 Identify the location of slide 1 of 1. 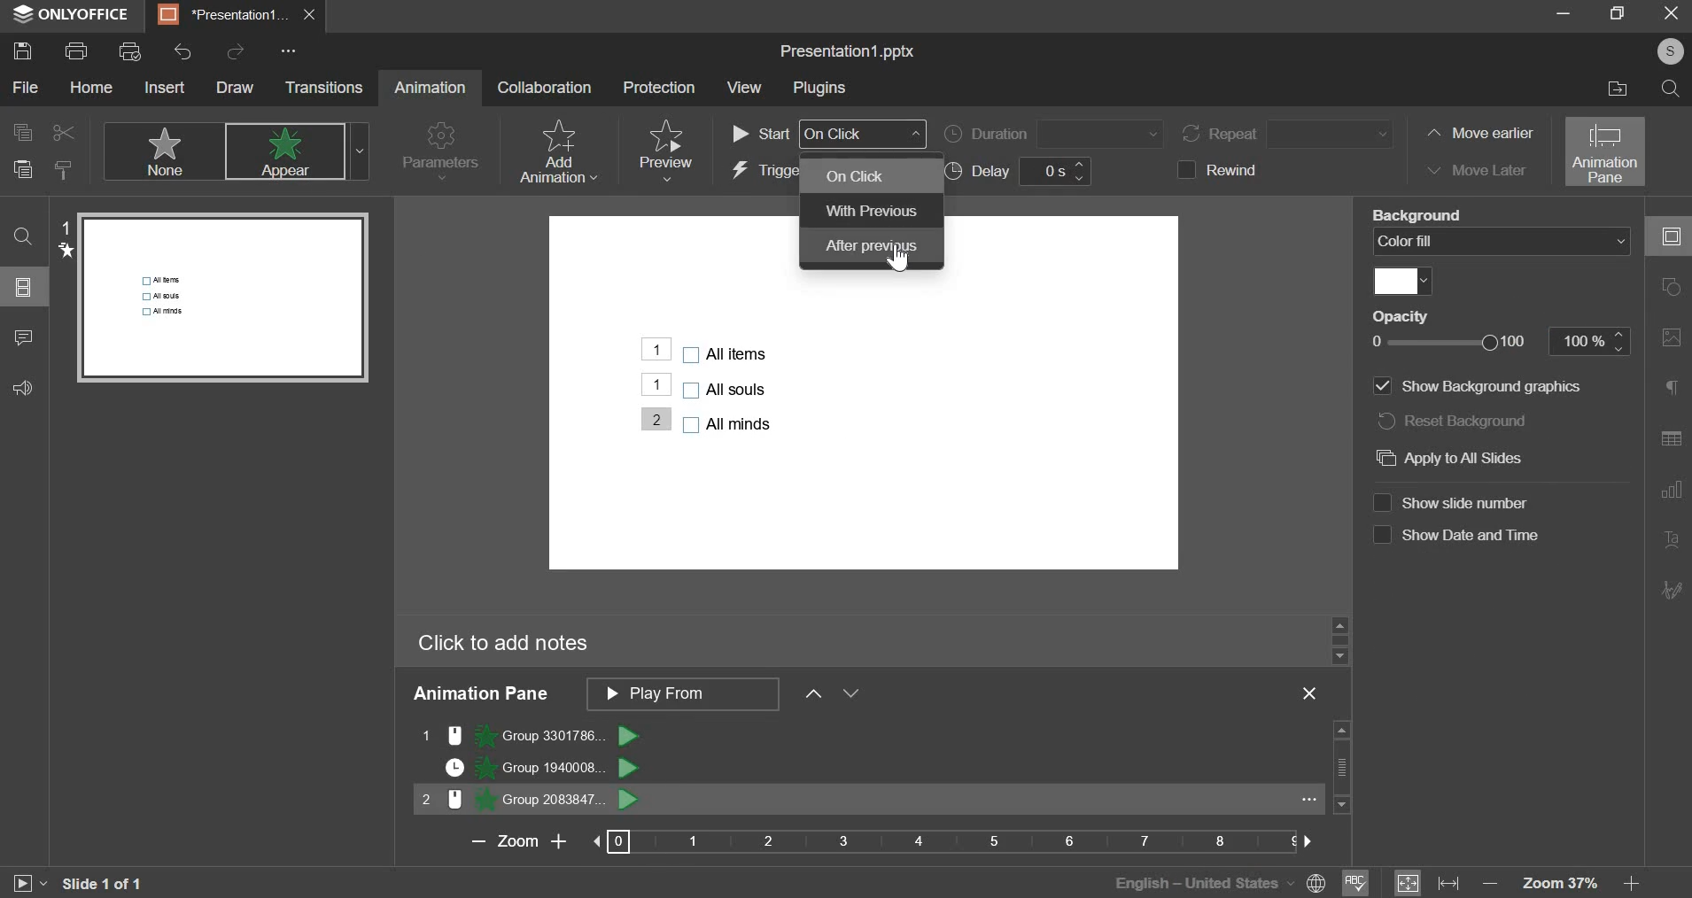
(101, 884).